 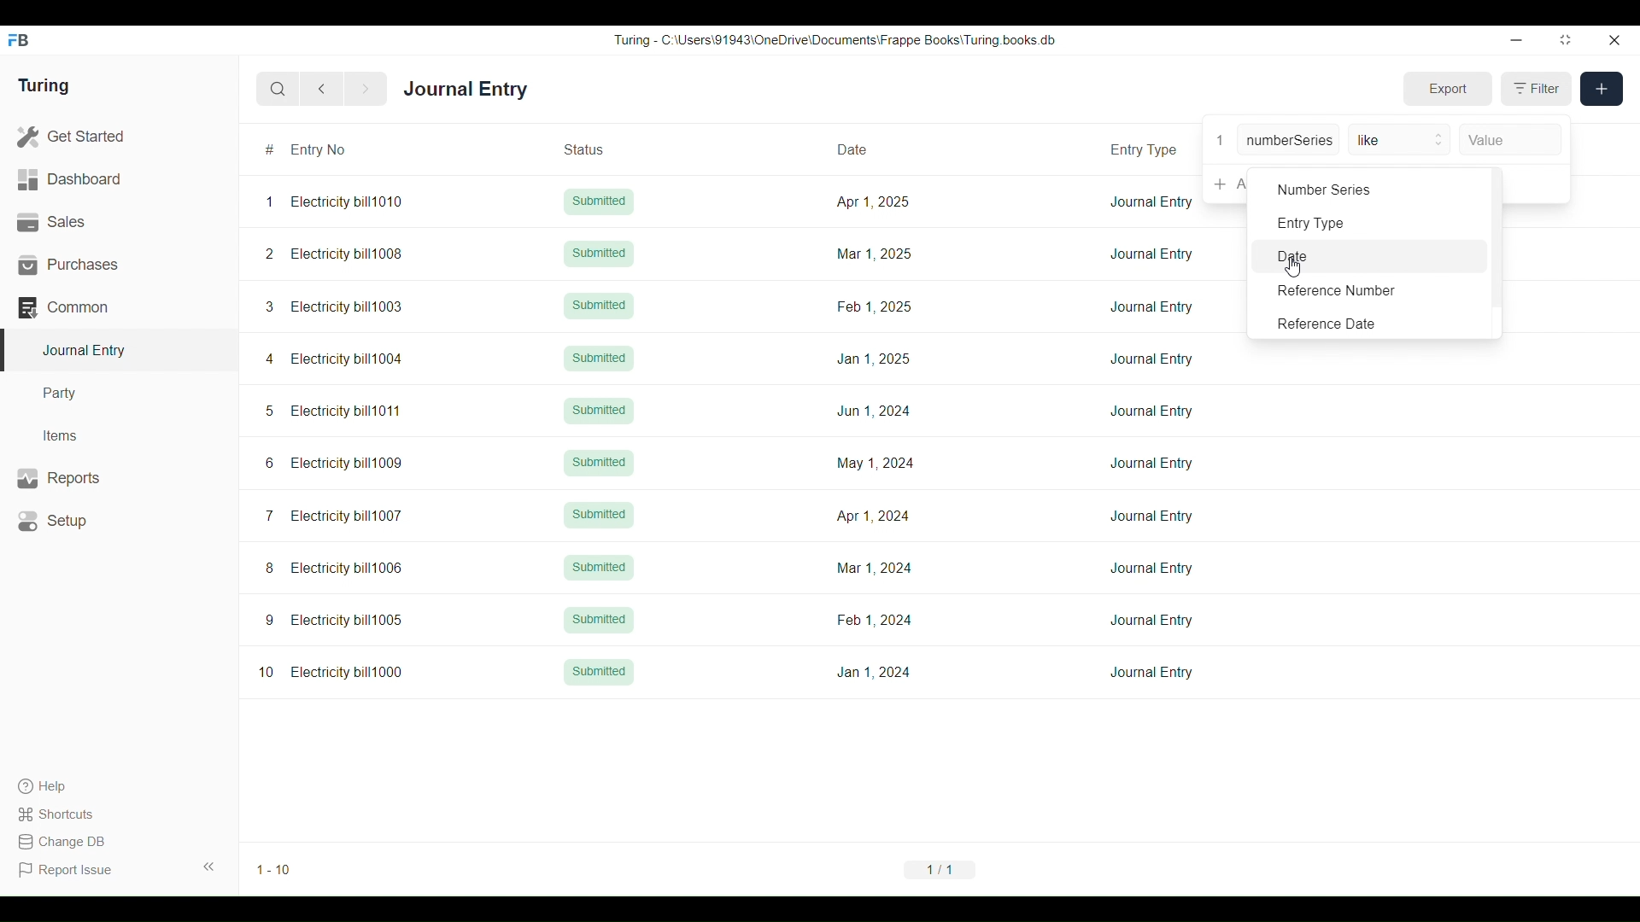 What do you see at coordinates (874, 411) in the screenshot?
I see `Jun 1, 2024` at bounding box center [874, 411].